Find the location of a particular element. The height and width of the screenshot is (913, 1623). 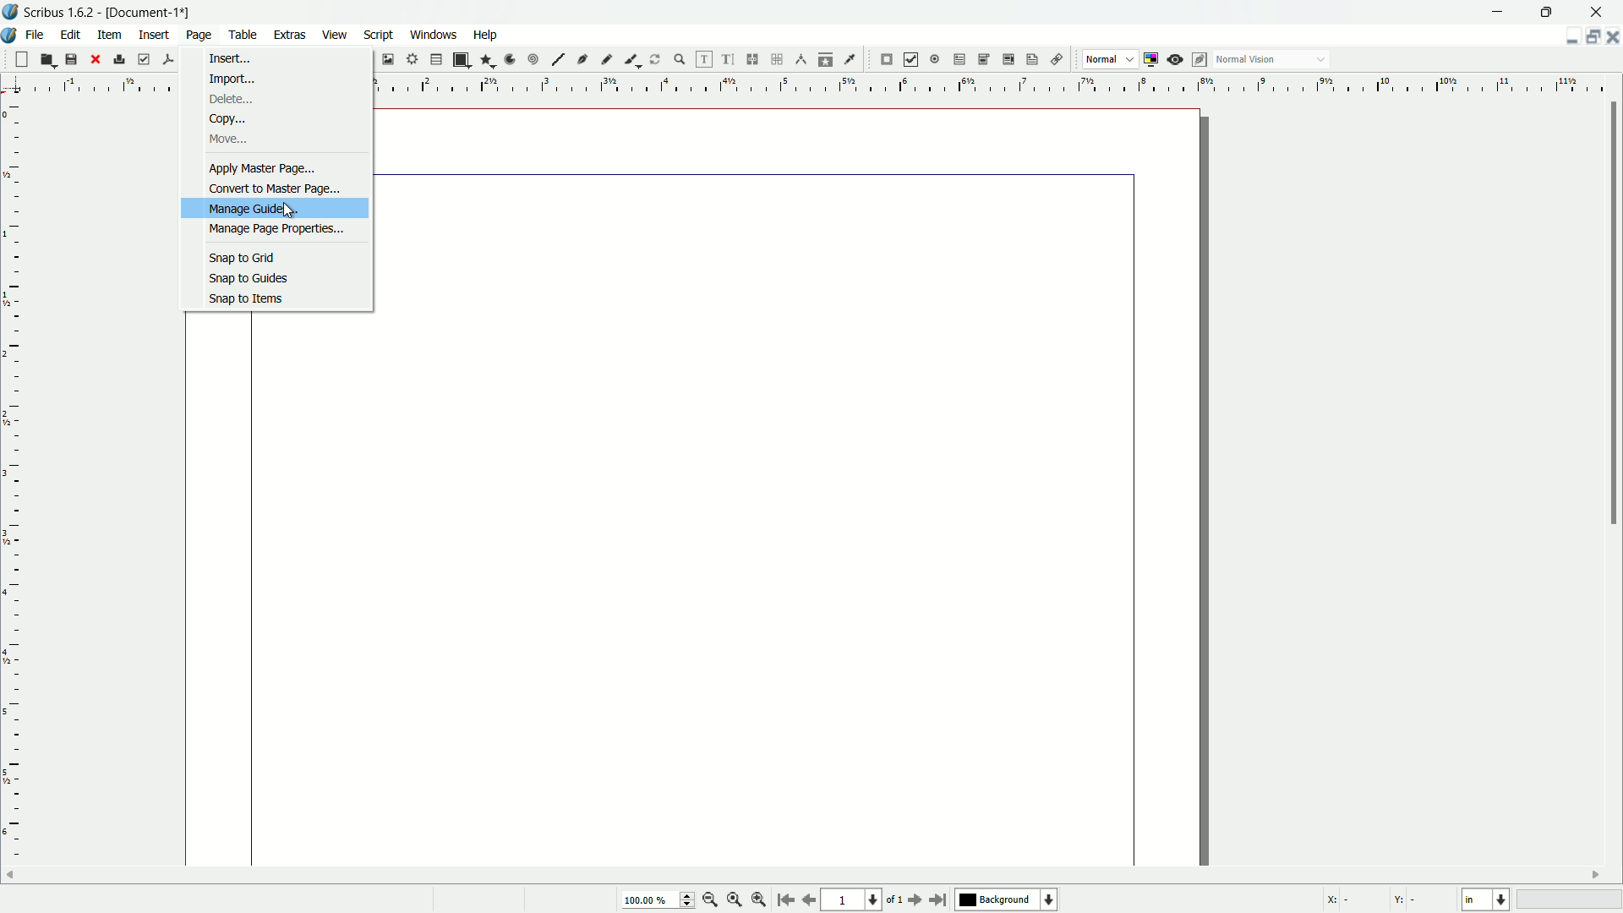

apply master page is located at coordinates (263, 167).